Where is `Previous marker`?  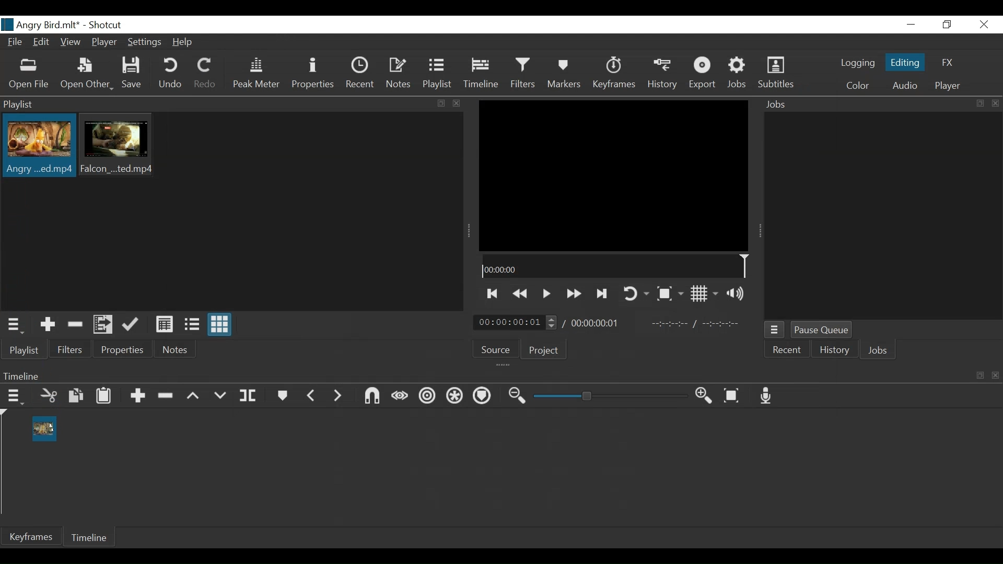
Previous marker is located at coordinates (311, 396).